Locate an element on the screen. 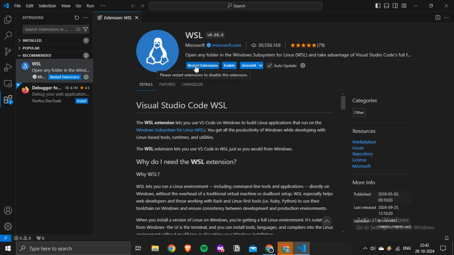 This screenshot has height=255, width=454. Extension: WSL is located at coordinates (115, 17).